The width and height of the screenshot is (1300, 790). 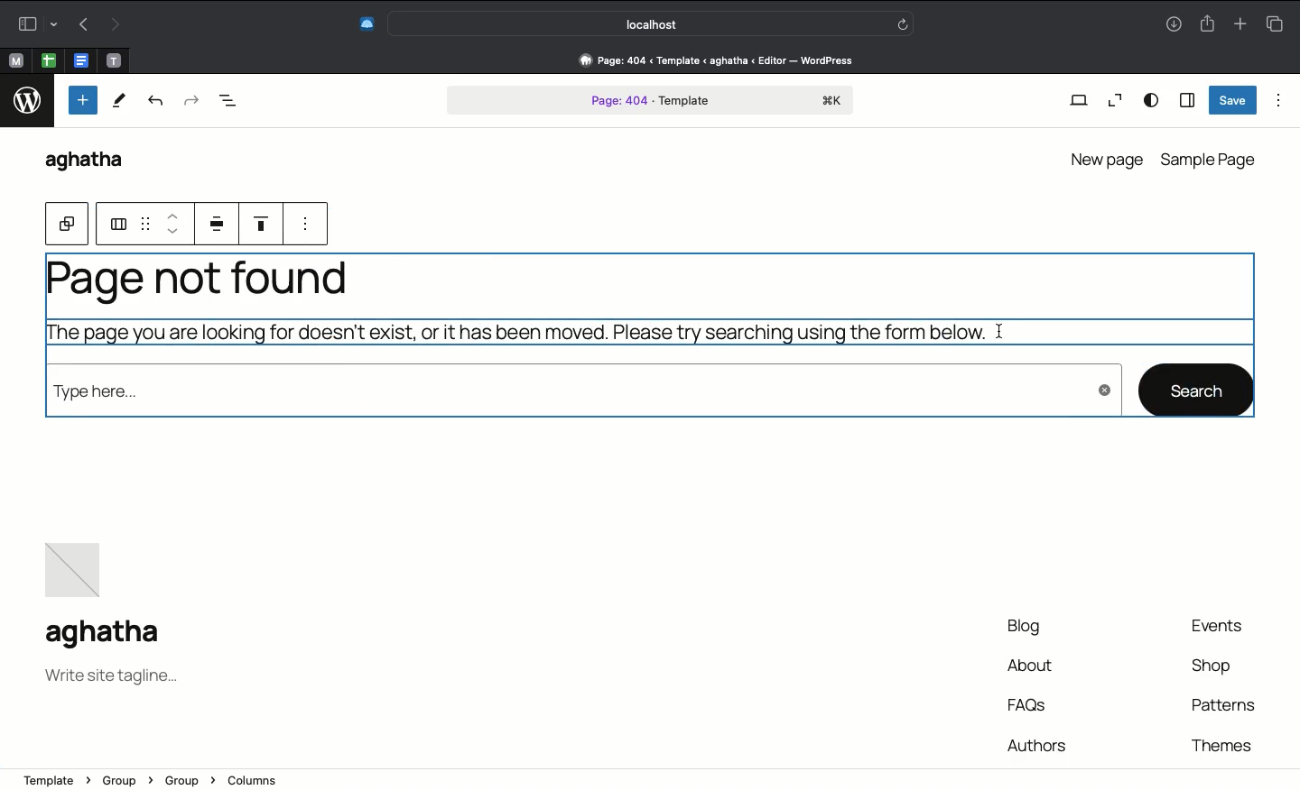 What do you see at coordinates (1031, 667) in the screenshot?
I see `About` at bounding box center [1031, 667].